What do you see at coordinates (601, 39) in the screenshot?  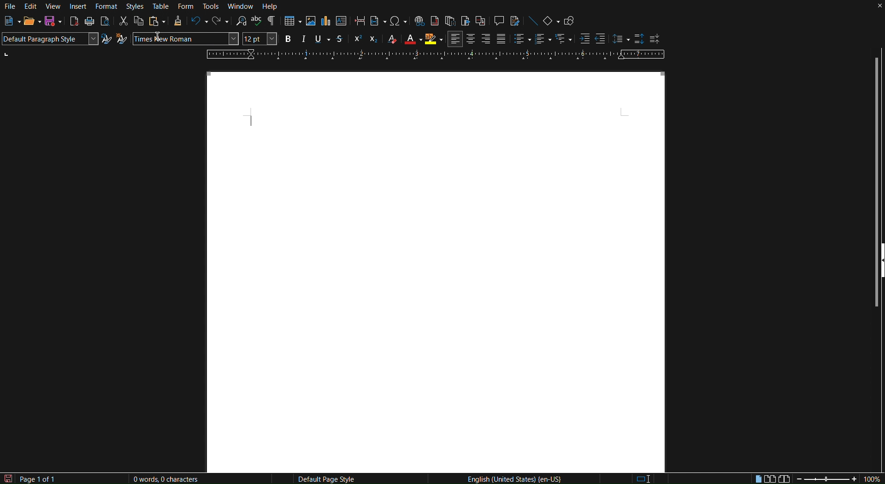 I see `Decrease Indent` at bounding box center [601, 39].